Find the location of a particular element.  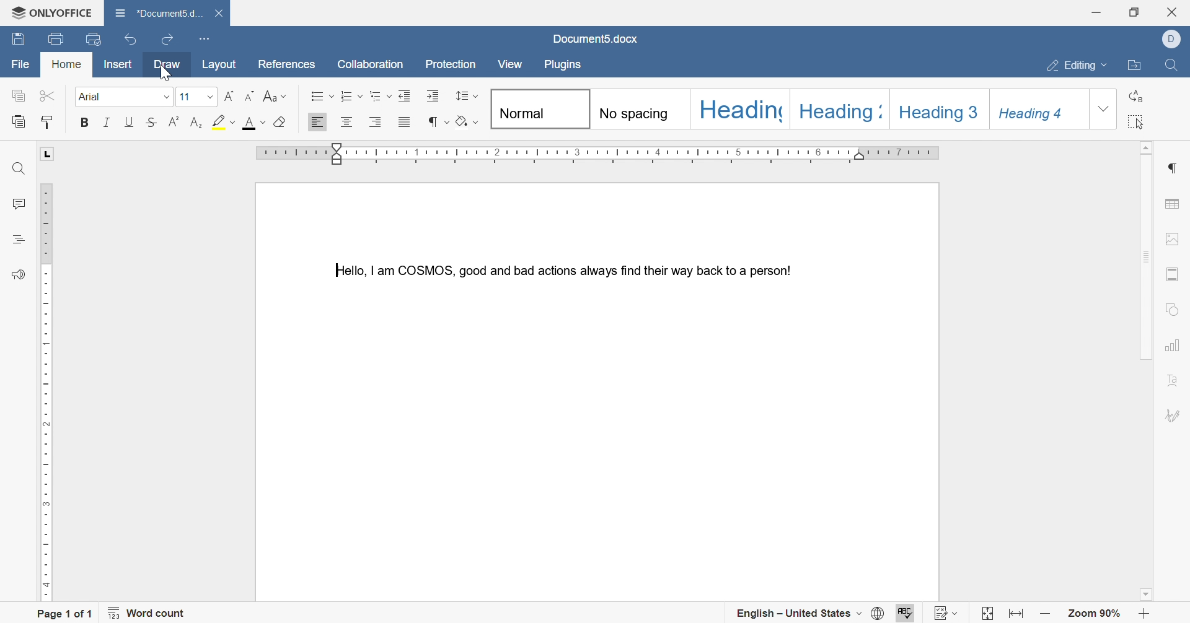

increase indent is located at coordinates (433, 95).